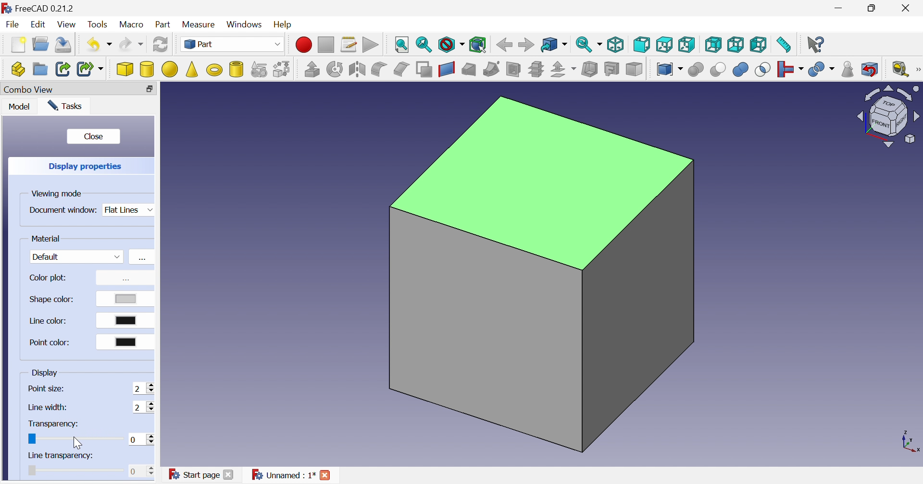 The image size is (923, 484). What do you see at coordinates (303, 45) in the screenshot?
I see `Macro recording` at bounding box center [303, 45].